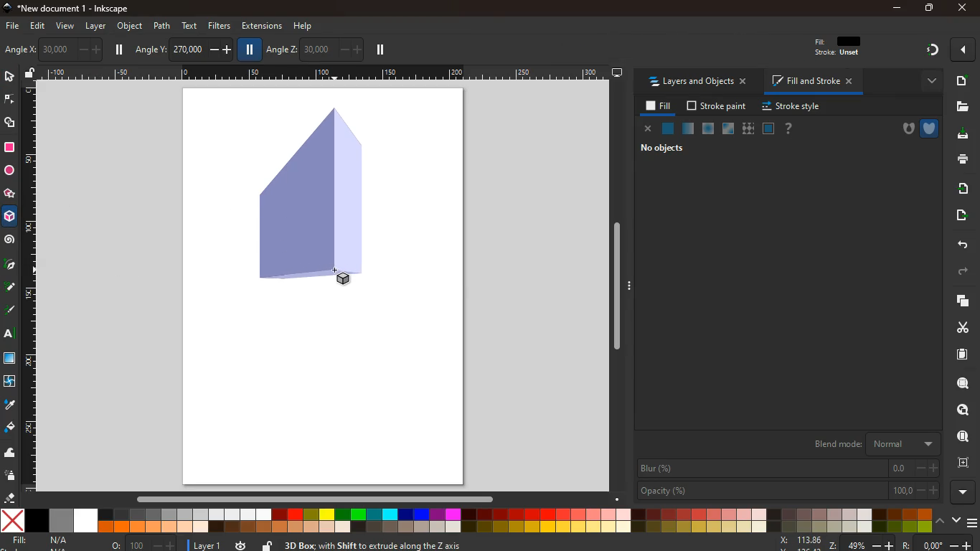 The width and height of the screenshot is (980, 551). What do you see at coordinates (871, 444) in the screenshot?
I see `blend mode` at bounding box center [871, 444].